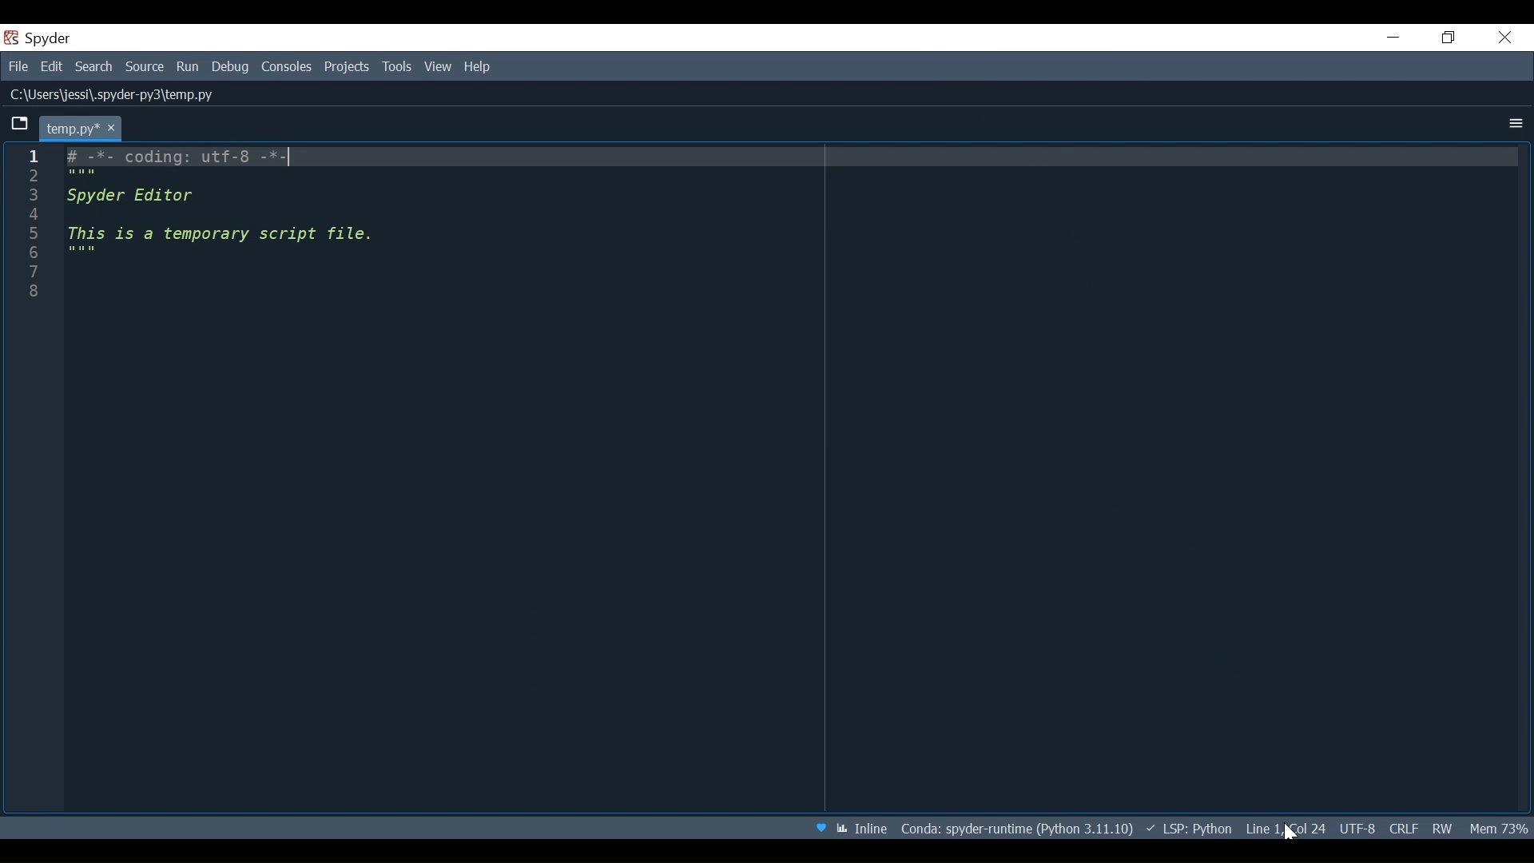 This screenshot has width=1534, height=863. Describe the element at coordinates (52, 66) in the screenshot. I see `Edit` at that location.